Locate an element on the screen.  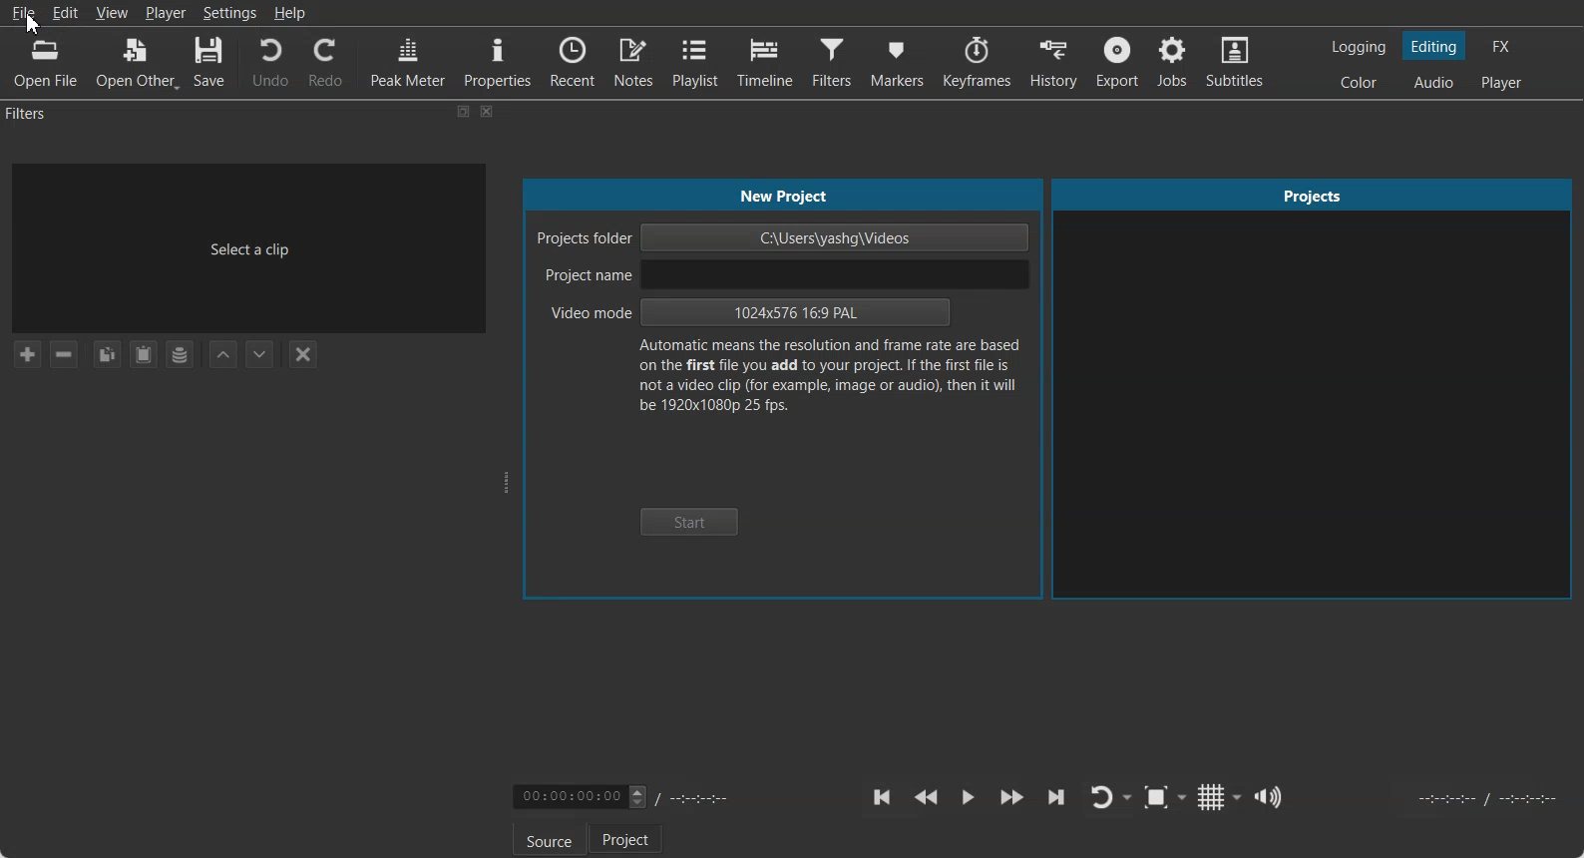
Show the volume control is located at coordinates (1271, 797).